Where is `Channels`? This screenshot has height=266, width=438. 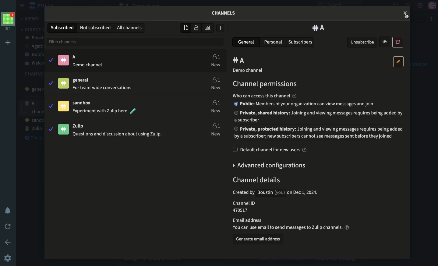
Channels is located at coordinates (226, 15).